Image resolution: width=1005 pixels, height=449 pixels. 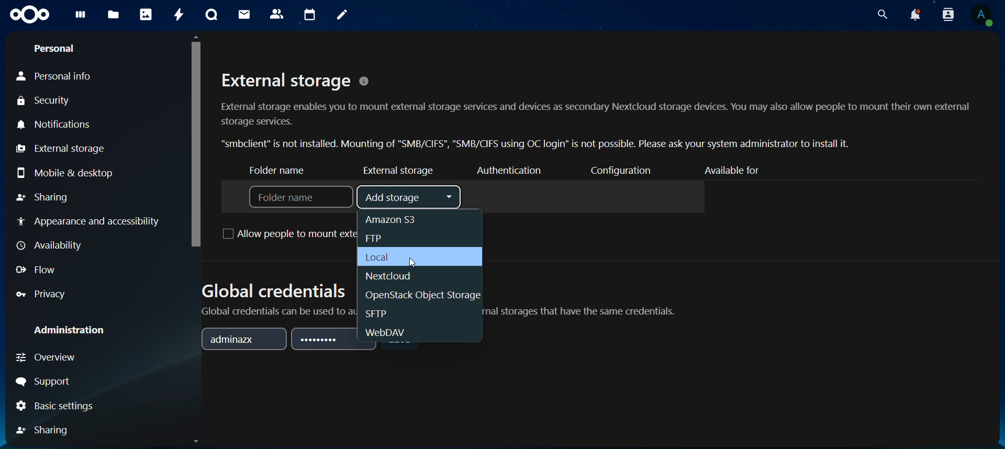 What do you see at coordinates (65, 172) in the screenshot?
I see `mobile & desktop` at bounding box center [65, 172].